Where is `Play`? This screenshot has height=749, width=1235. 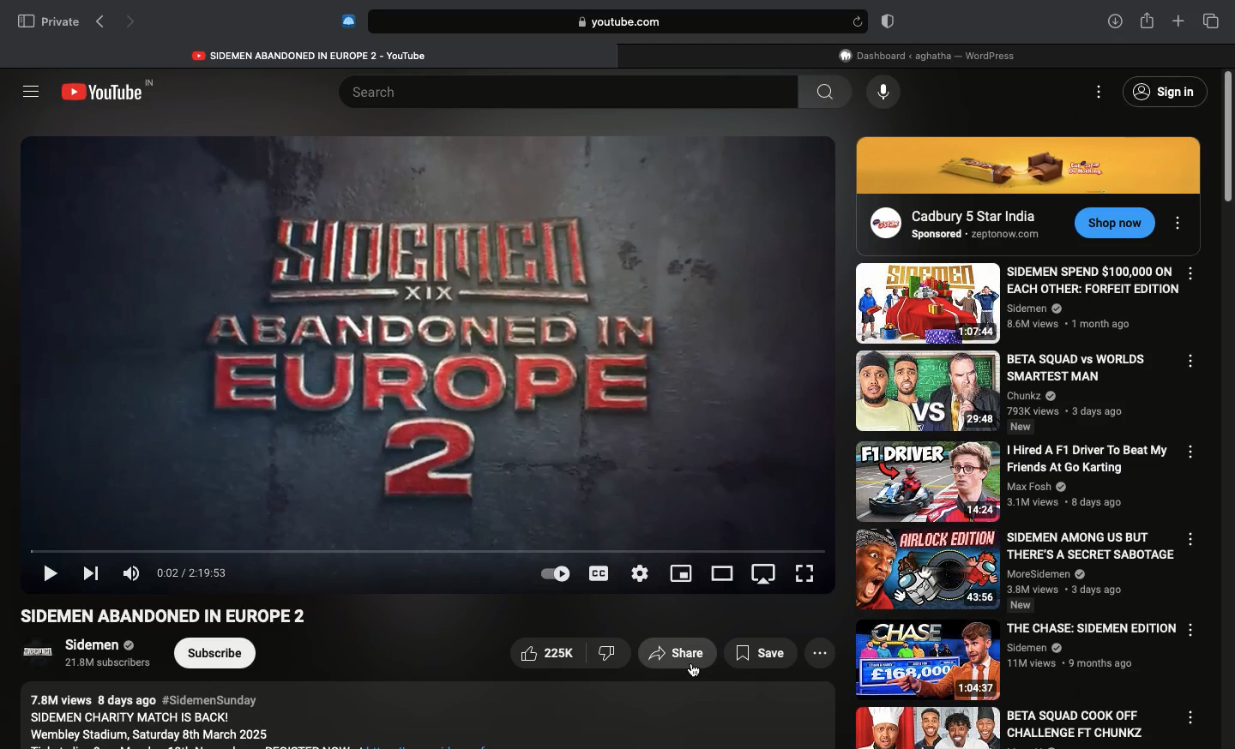 Play is located at coordinates (52, 577).